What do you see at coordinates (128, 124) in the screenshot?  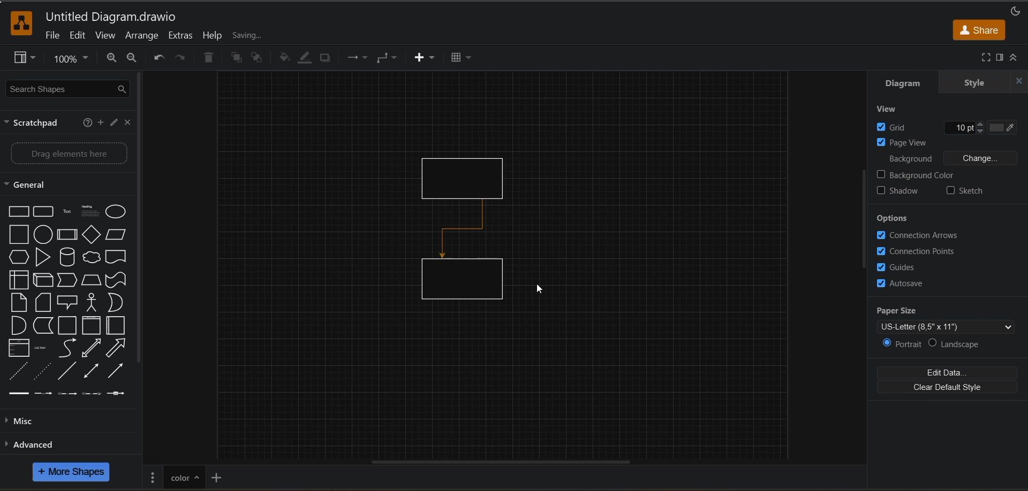 I see `close` at bounding box center [128, 124].